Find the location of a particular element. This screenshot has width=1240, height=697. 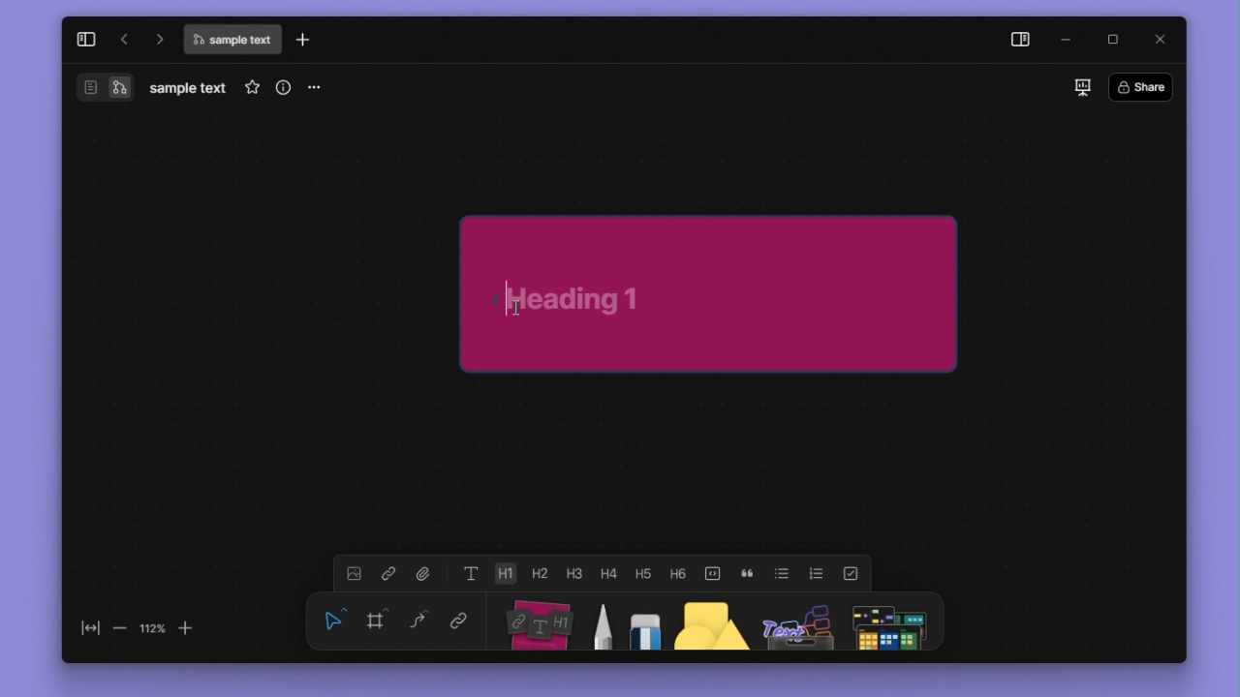

shape is located at coordinates (711, 621).